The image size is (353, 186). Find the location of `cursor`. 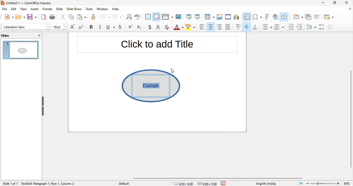

cursor is located at coordinates (173, 70).